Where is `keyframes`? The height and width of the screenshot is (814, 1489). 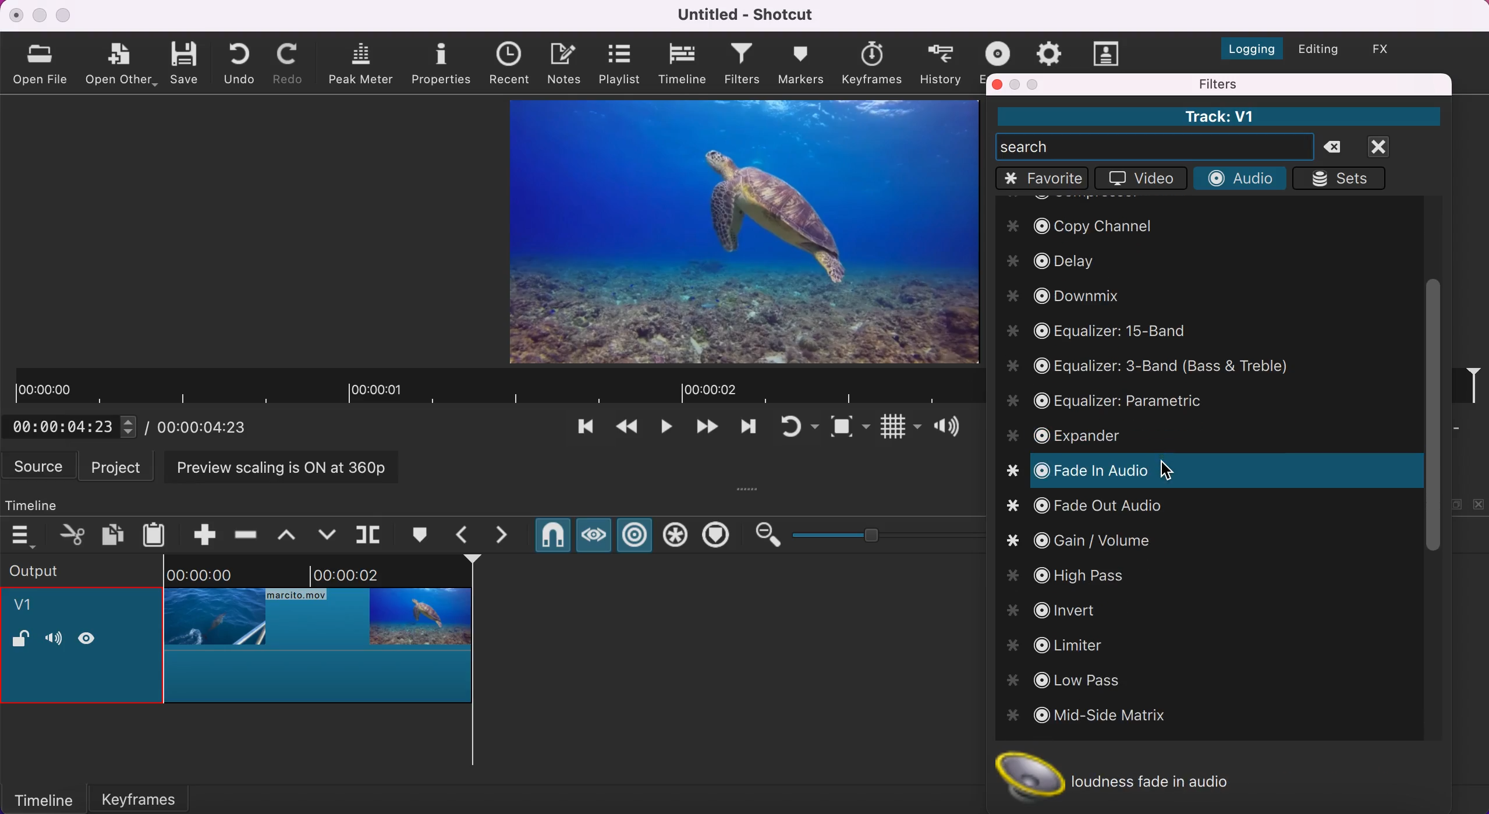
keyframes is located at coordinates (871, 63).